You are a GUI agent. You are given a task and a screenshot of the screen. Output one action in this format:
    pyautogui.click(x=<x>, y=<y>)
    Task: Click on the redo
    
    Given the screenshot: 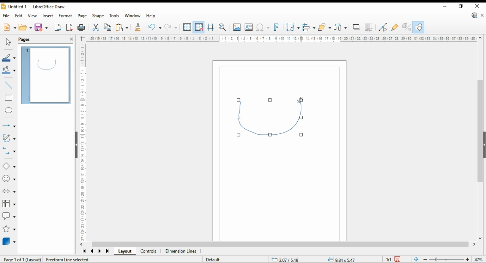 What is the action you would take?
    pyautogui.click(x=170, y=28)
    